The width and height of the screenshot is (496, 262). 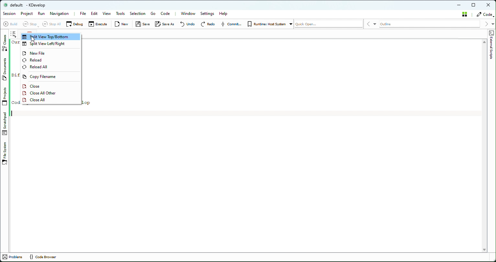 What do you see at coordinates (166, 14) in the screenshot?
I see `Code` at bounding box center [166, 14].